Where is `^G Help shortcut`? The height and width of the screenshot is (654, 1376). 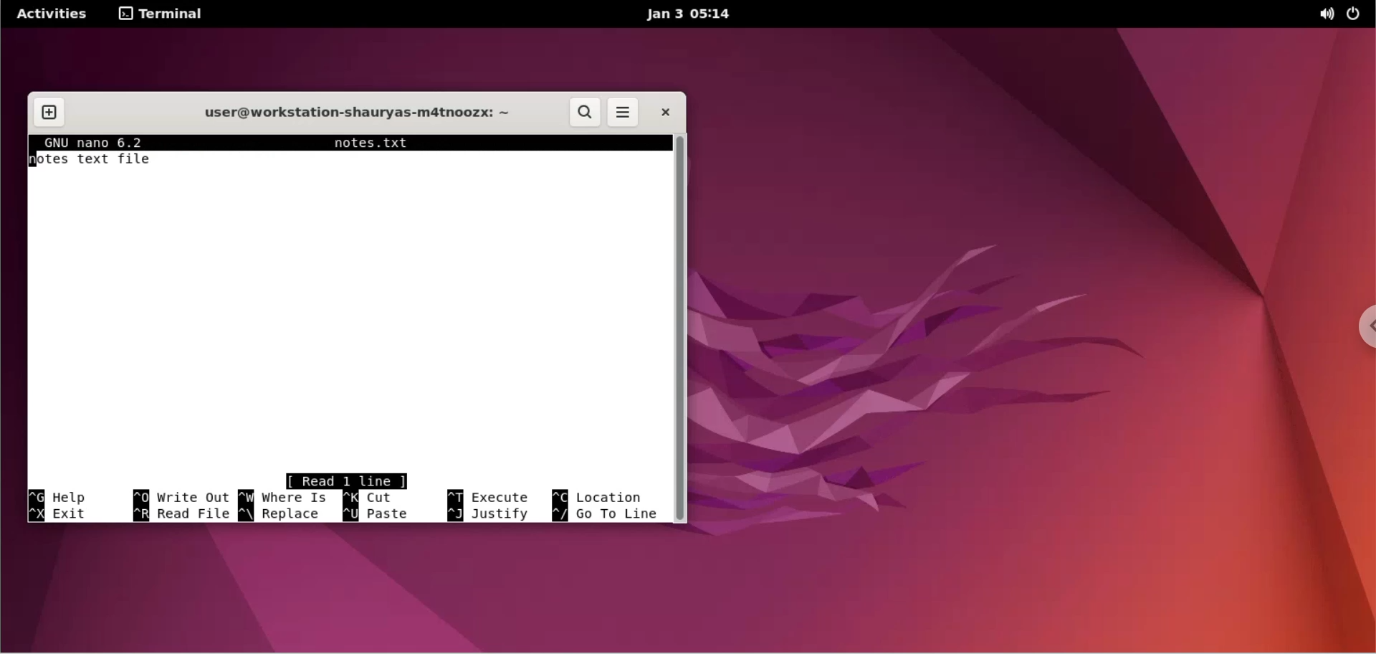
^G Help shortcut is located at coordinates (78, 498).